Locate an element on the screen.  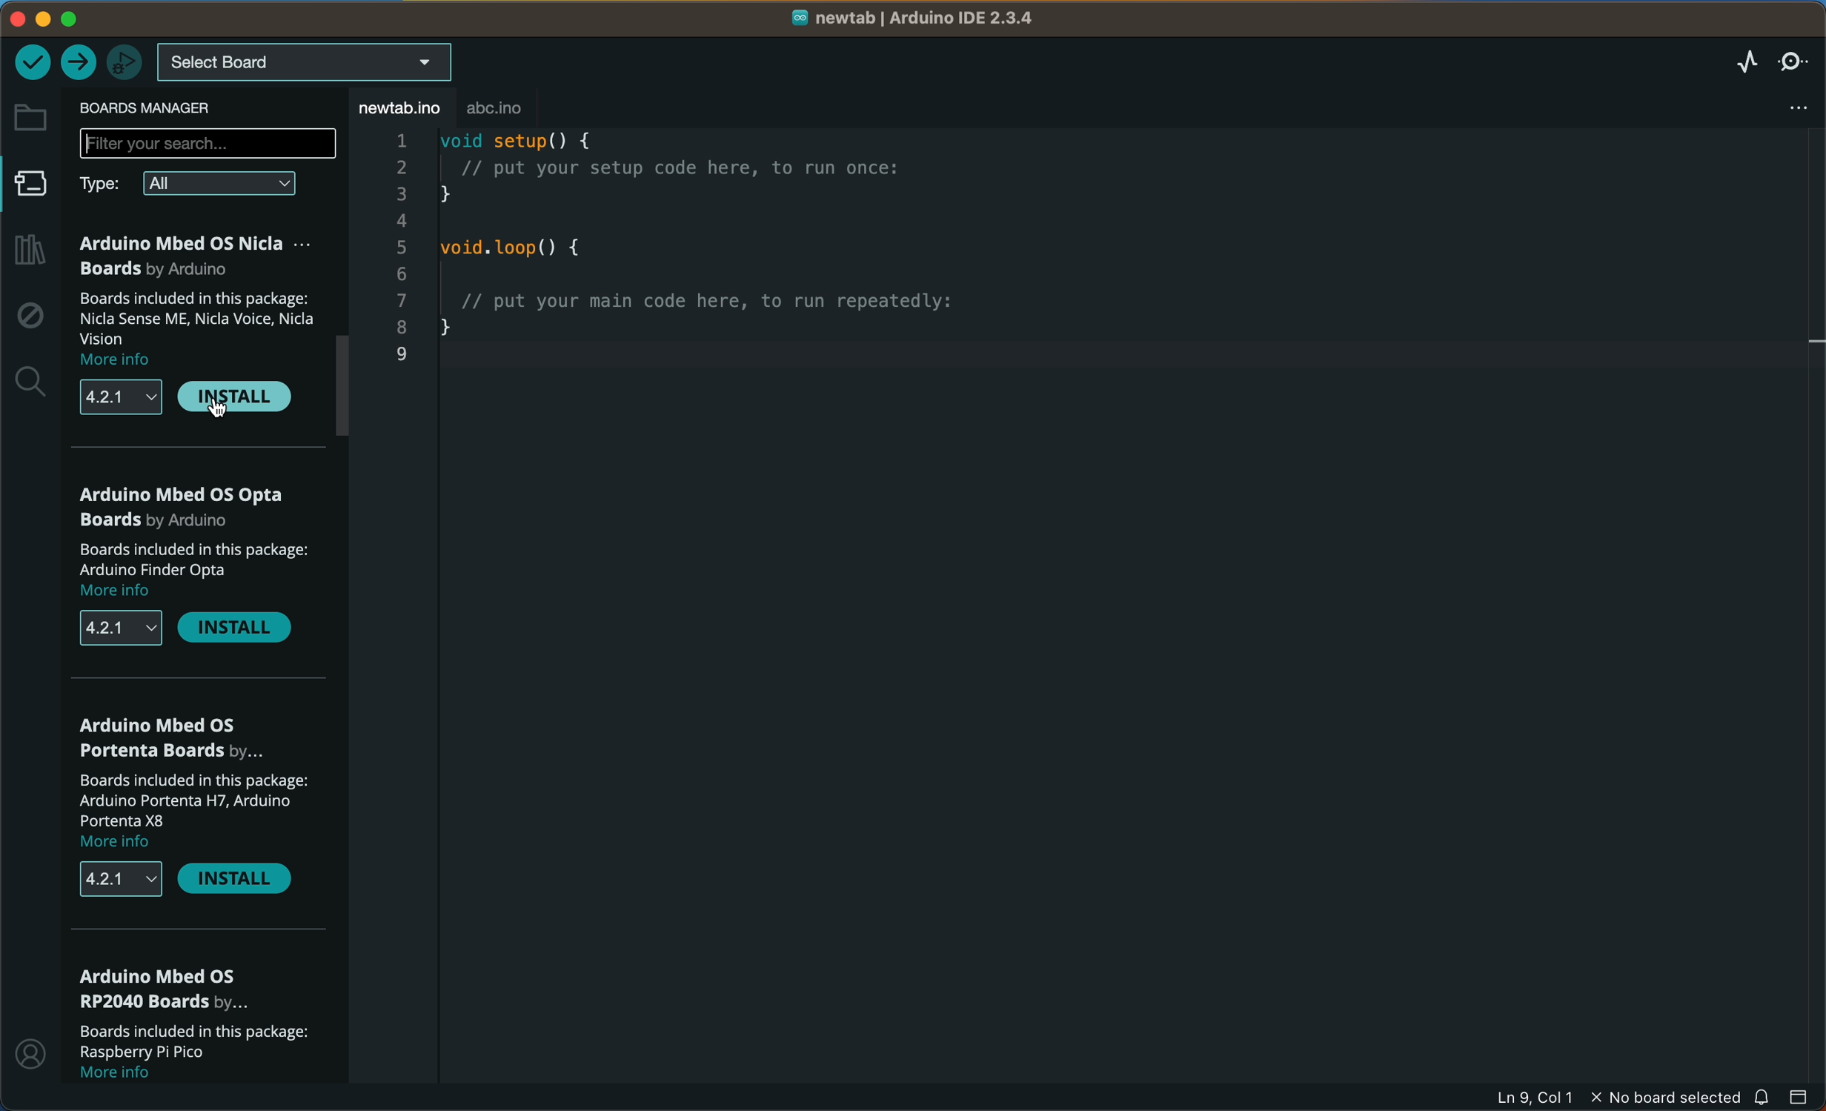
debugger is located at coordinates (128, 60).